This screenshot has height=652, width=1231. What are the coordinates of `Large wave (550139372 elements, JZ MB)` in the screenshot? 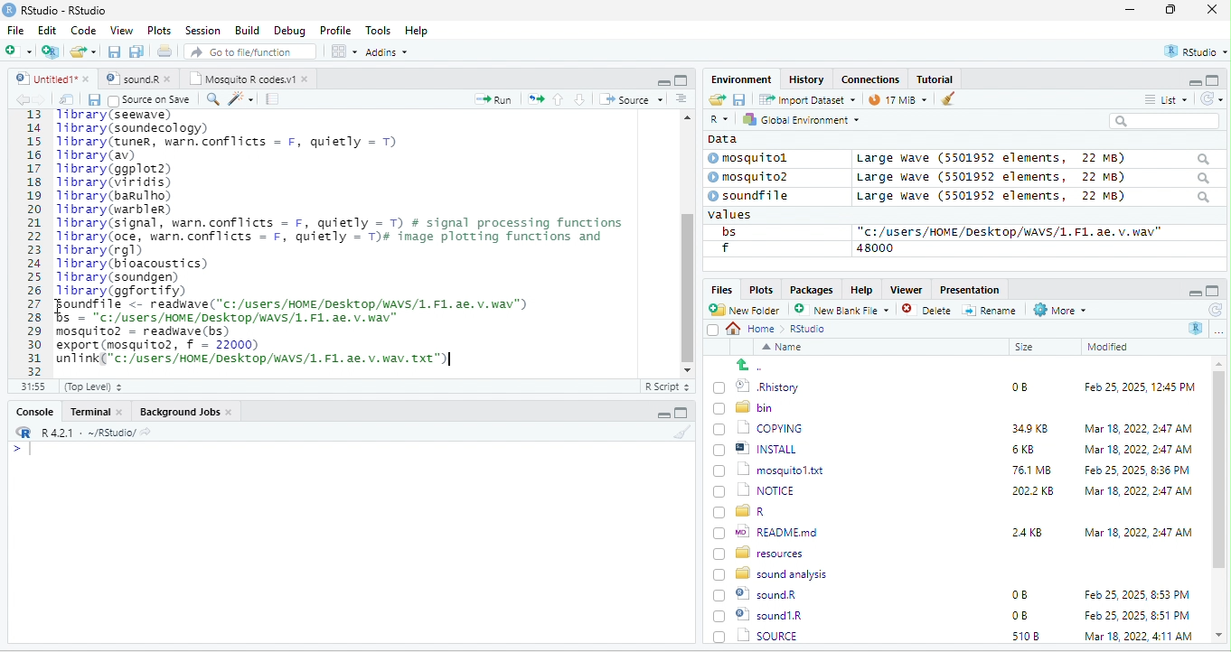 It's located at (1035, 177).